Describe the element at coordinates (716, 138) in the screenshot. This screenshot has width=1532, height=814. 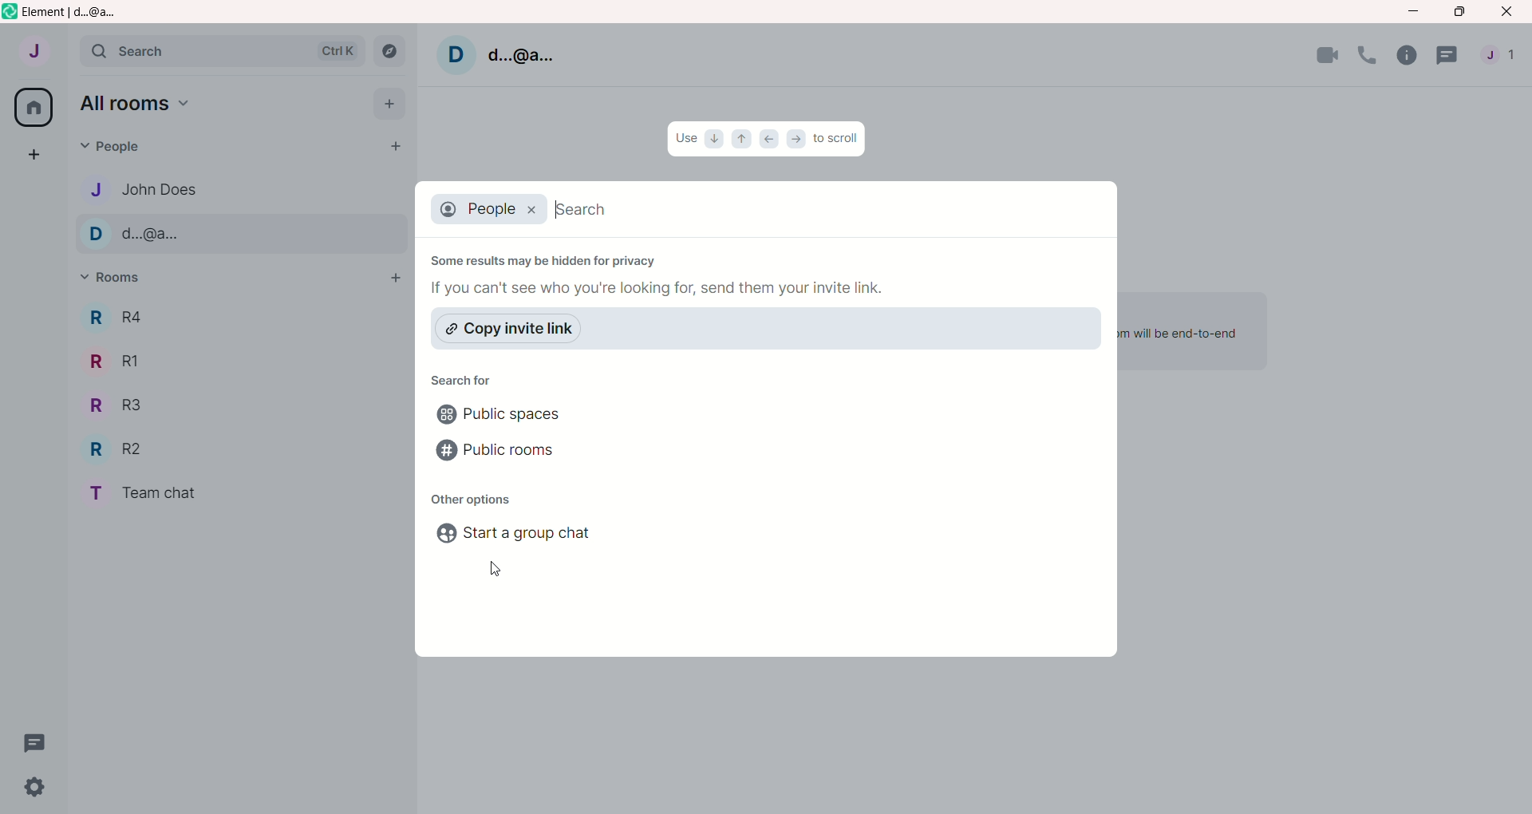
I see `down arrow icon` at that location.